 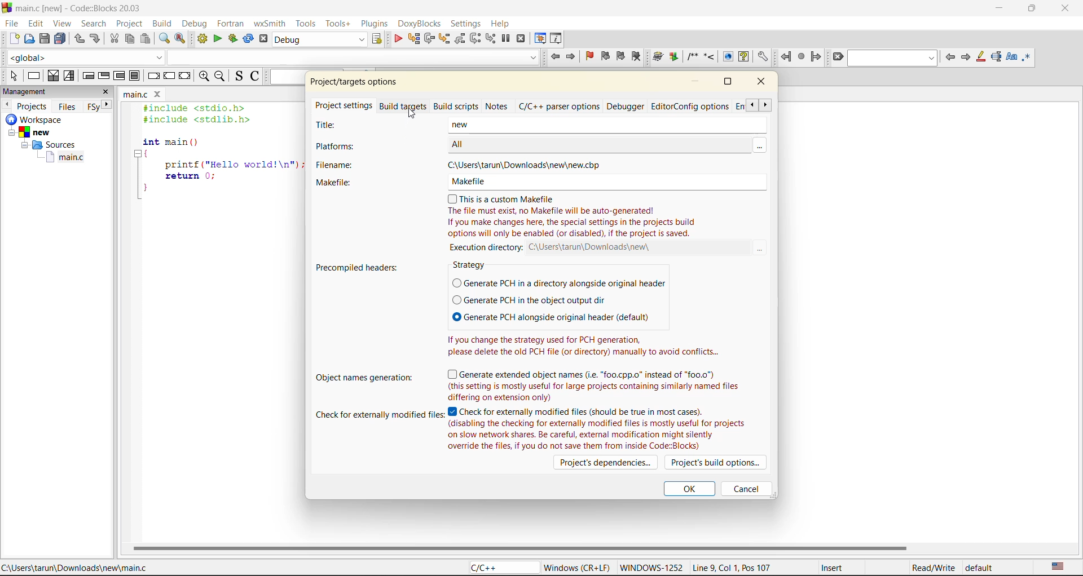 What do you see at coordinates (600, 127) in the screenshot?
I see `New` at bounding box center [600, 127].